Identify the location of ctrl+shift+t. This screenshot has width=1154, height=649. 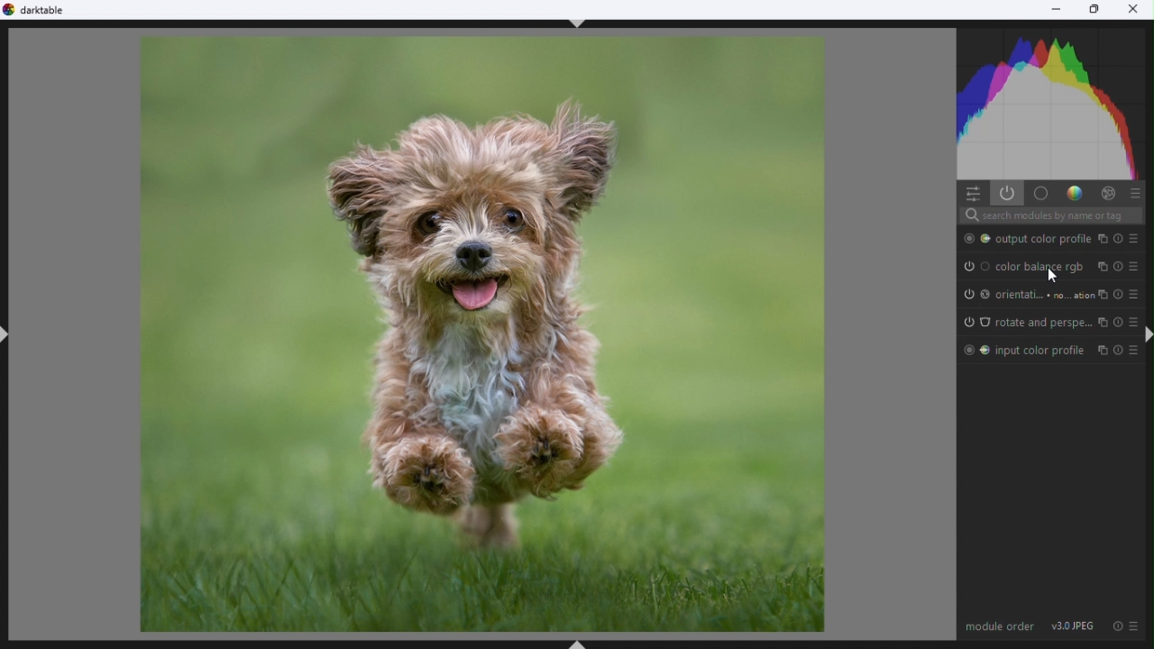
(582, 27).